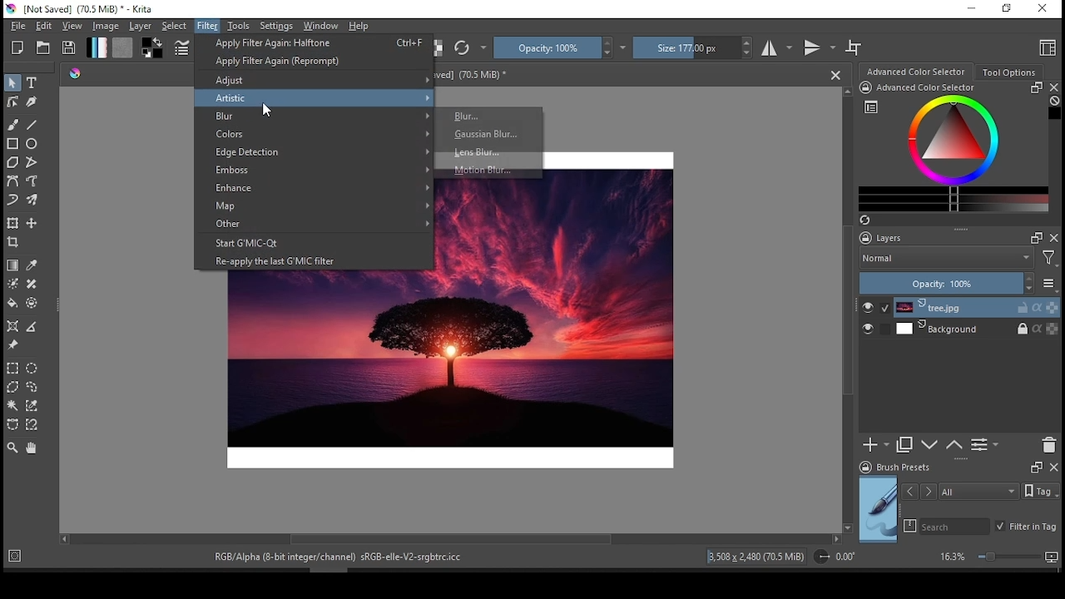 Image resolution: width=1065 pixels, height=599 pixels. What do you see at coordinates (32, 386) in the screenshot?
I see `freehand selection tool` at bounding box center [32, 386].